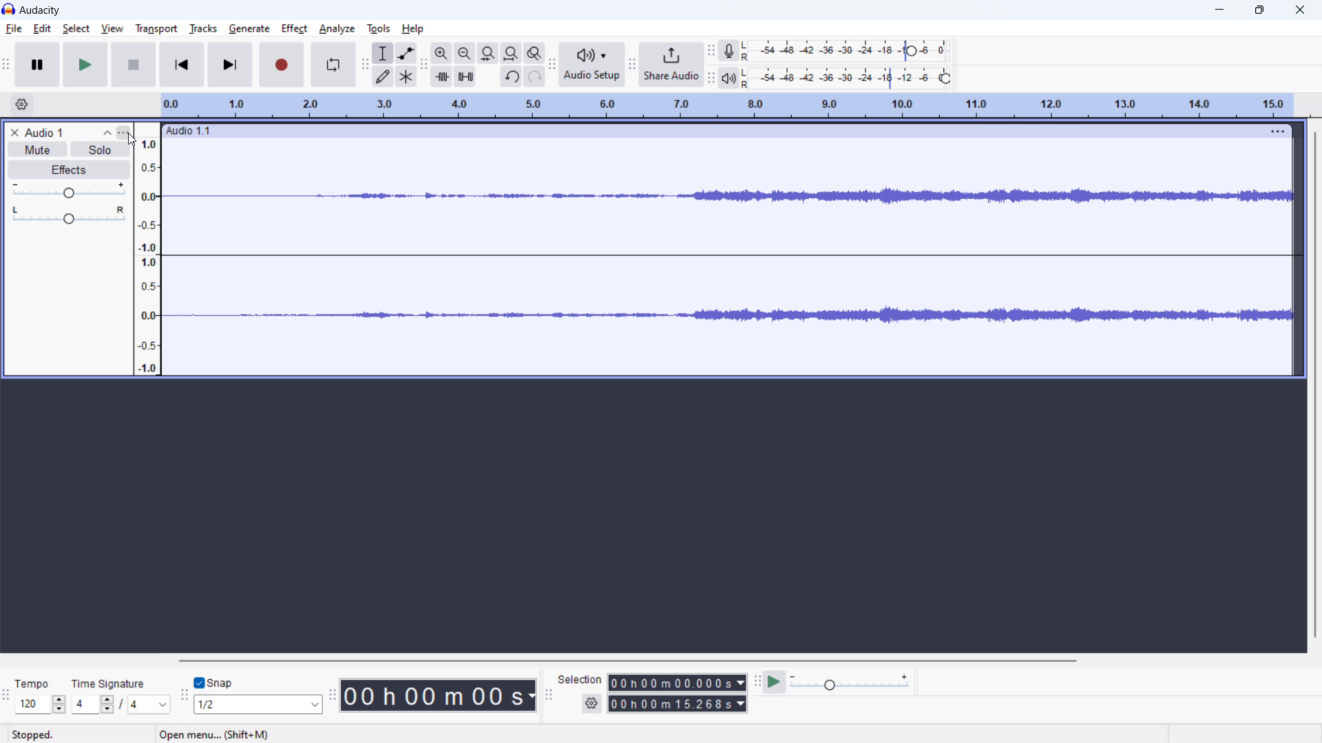 The width and height of the screenshot is (1322, 743). I want to click on fit selection to width, so click(488, 53).